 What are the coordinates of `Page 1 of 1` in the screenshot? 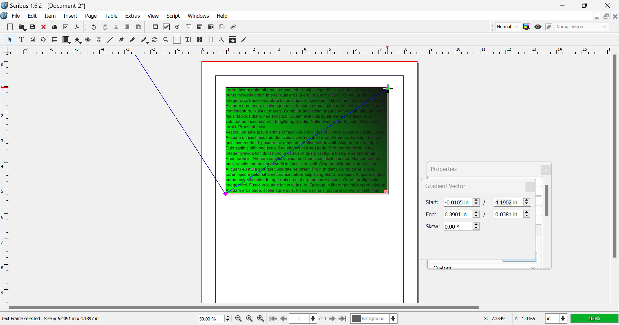 It's located at (307, 319).